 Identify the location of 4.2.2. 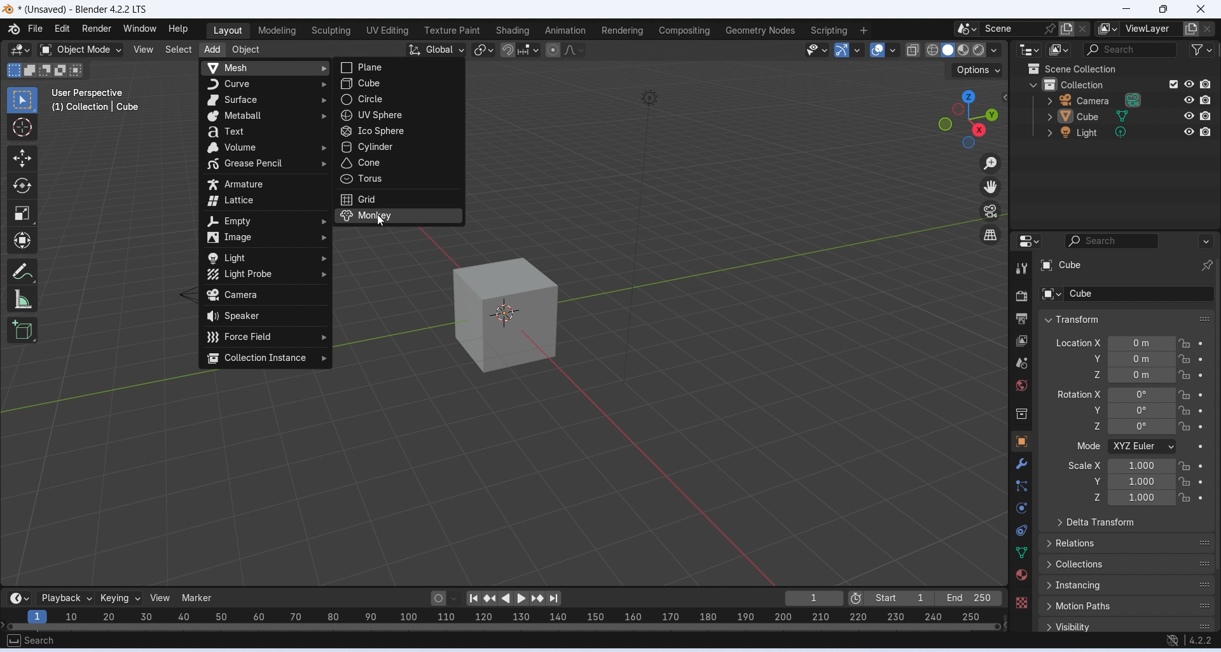
(1201, 640).